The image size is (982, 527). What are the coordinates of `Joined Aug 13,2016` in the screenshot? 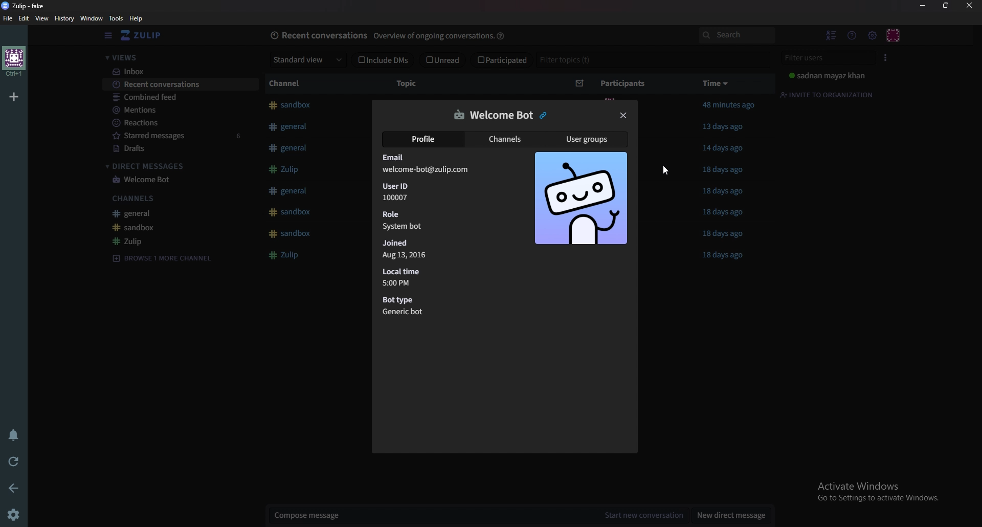 It's located at (410, 249).